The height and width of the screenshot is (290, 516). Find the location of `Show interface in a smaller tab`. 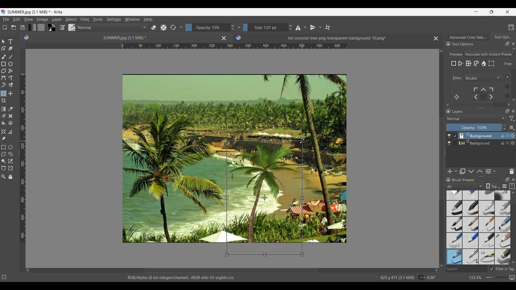

Show interface in a smaller tab is located at coordinates (492, 12).